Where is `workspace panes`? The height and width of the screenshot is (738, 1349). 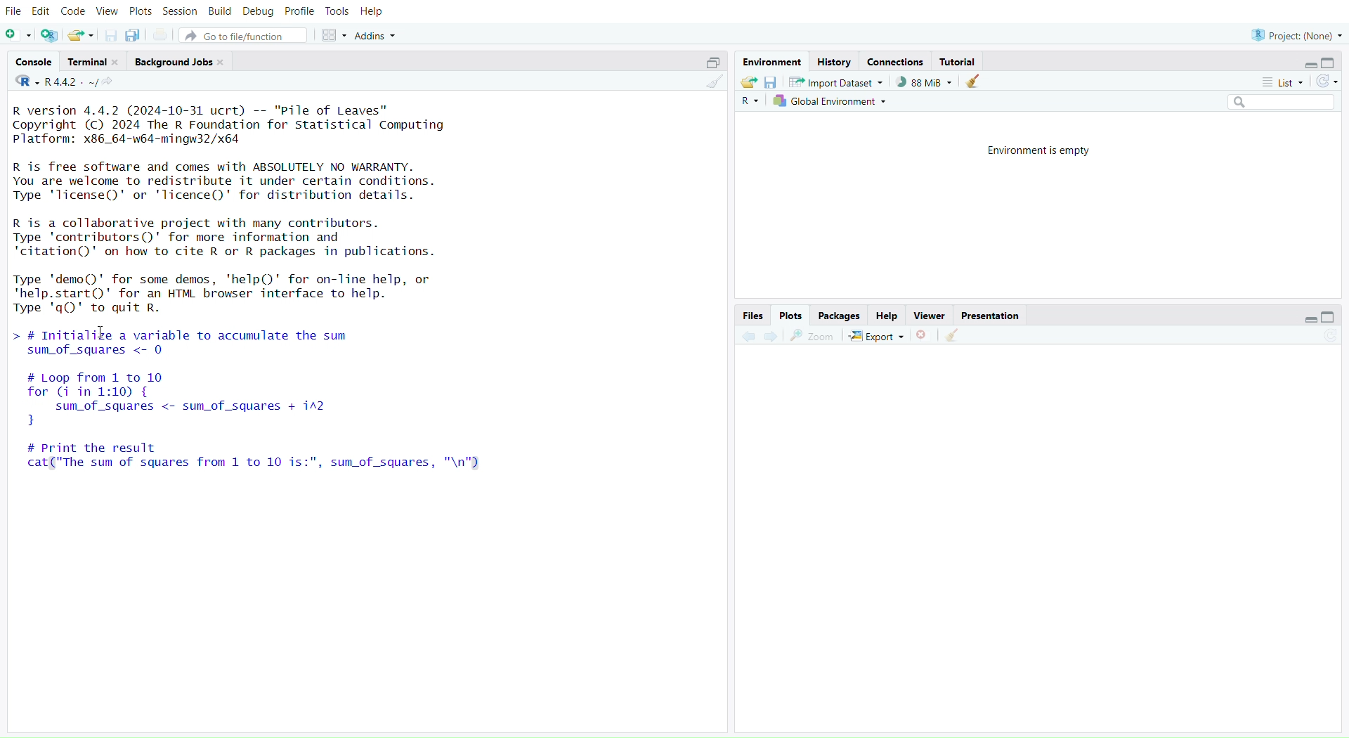 workspace panes is located at coordinates (334, 36).